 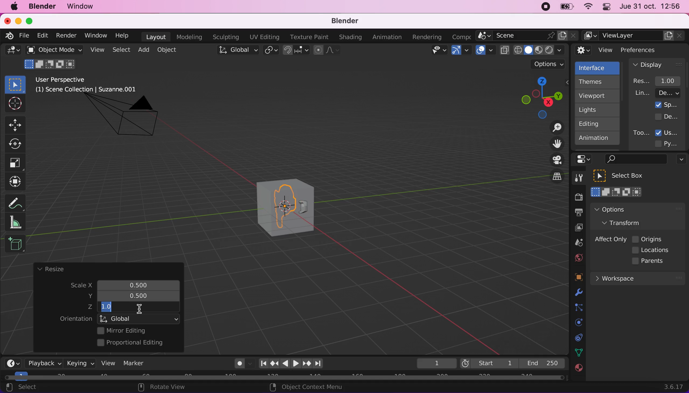 I want to click on minimize, so click(x=17, y=21).